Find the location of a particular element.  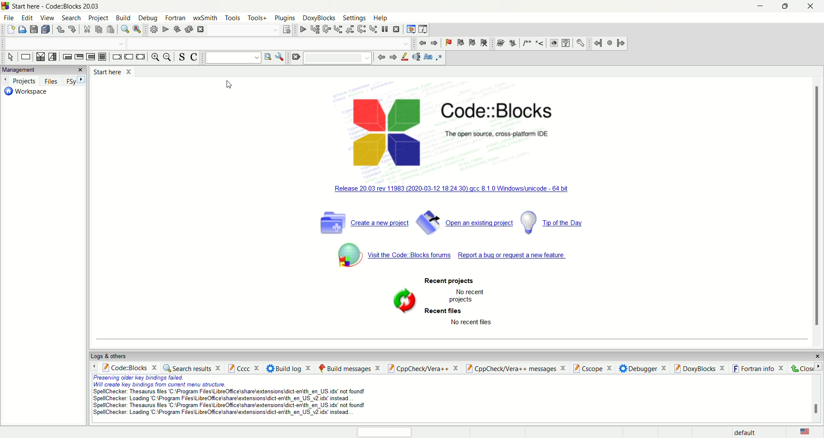

symbol is located at coordinates (400, 300).